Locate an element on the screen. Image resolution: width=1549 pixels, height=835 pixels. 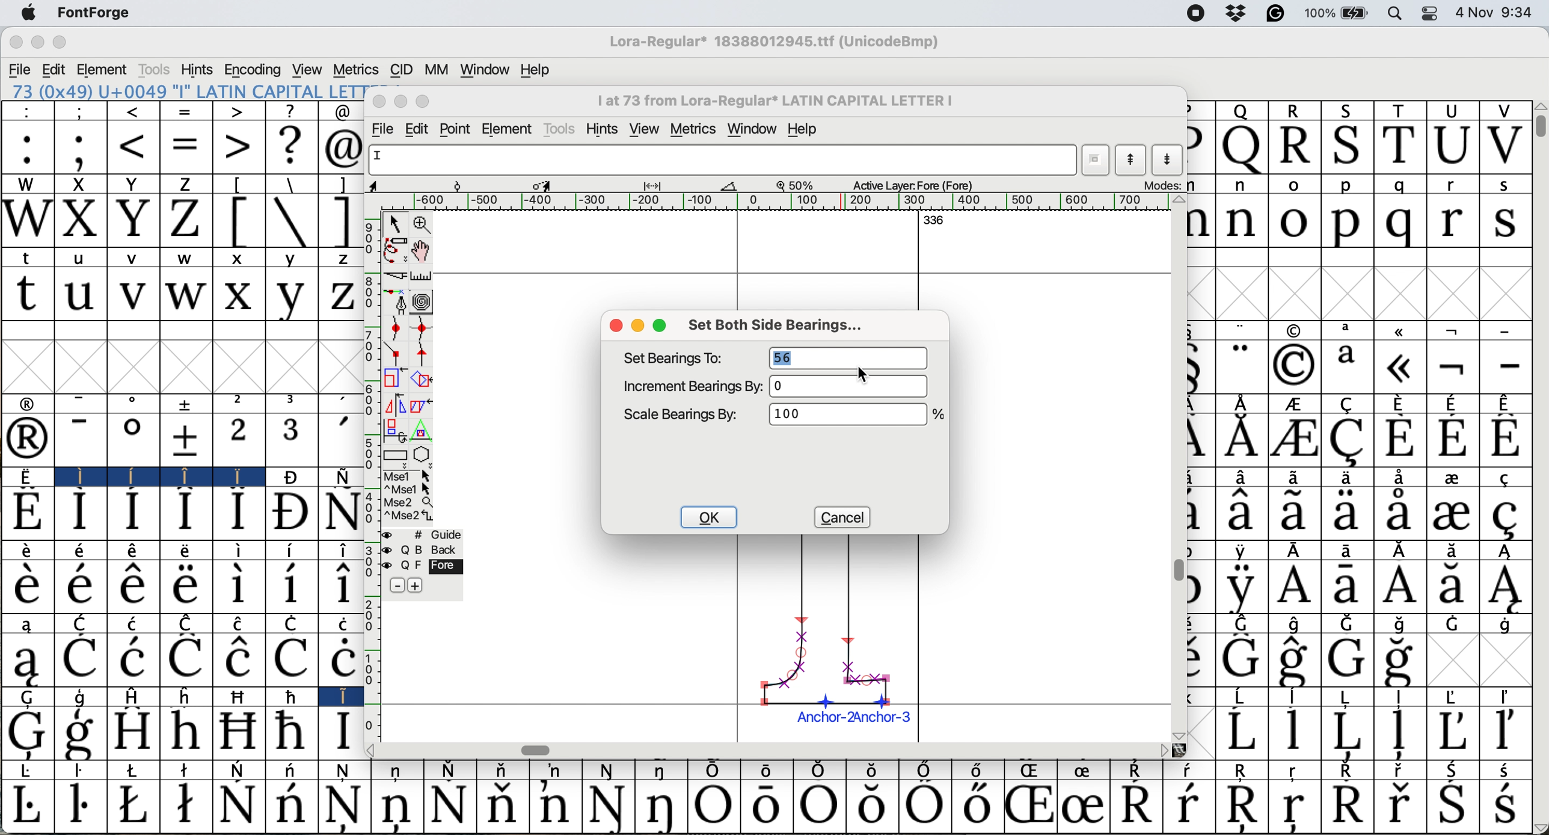
U is located at coordinates (1450, 148).